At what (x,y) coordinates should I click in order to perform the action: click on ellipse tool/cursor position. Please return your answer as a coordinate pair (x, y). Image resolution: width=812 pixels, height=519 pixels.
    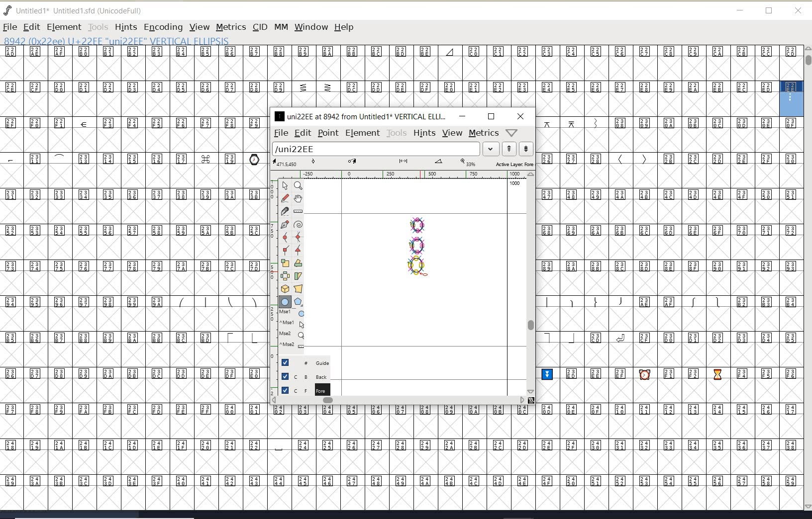
    Looking at the image, I should click on (425, 273).